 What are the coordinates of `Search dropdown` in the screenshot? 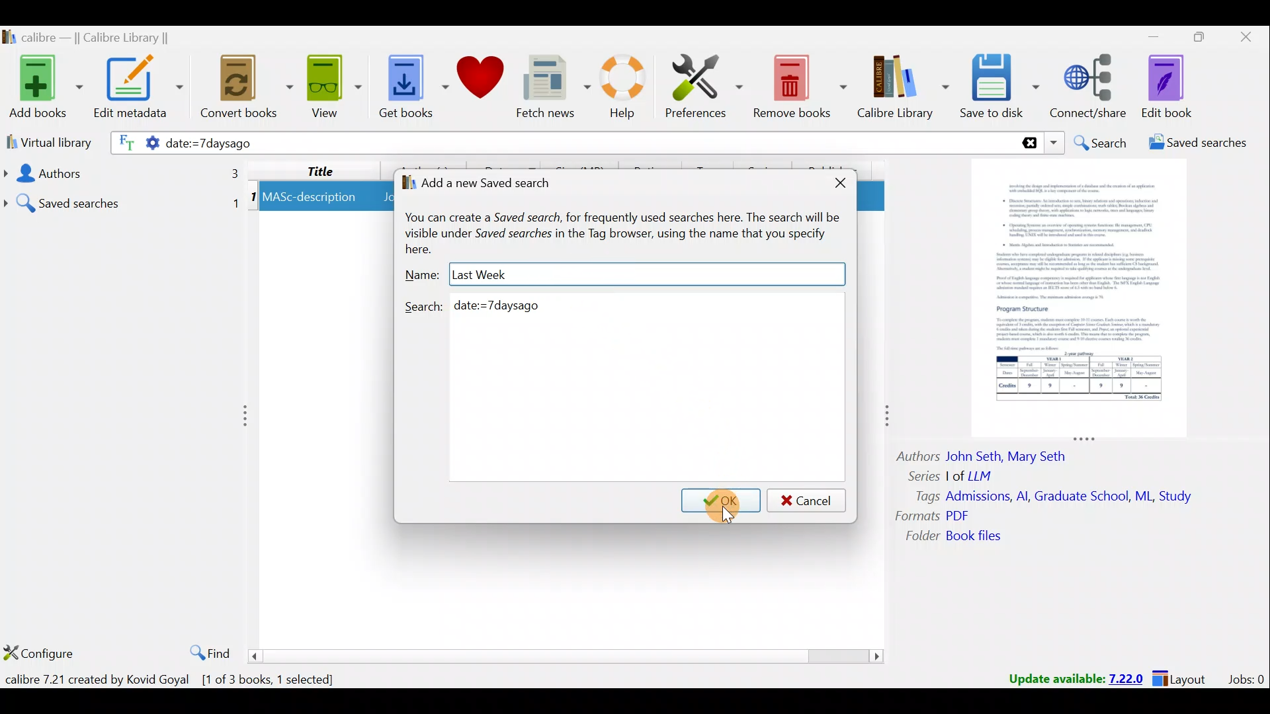 It's located at (1053, 143).